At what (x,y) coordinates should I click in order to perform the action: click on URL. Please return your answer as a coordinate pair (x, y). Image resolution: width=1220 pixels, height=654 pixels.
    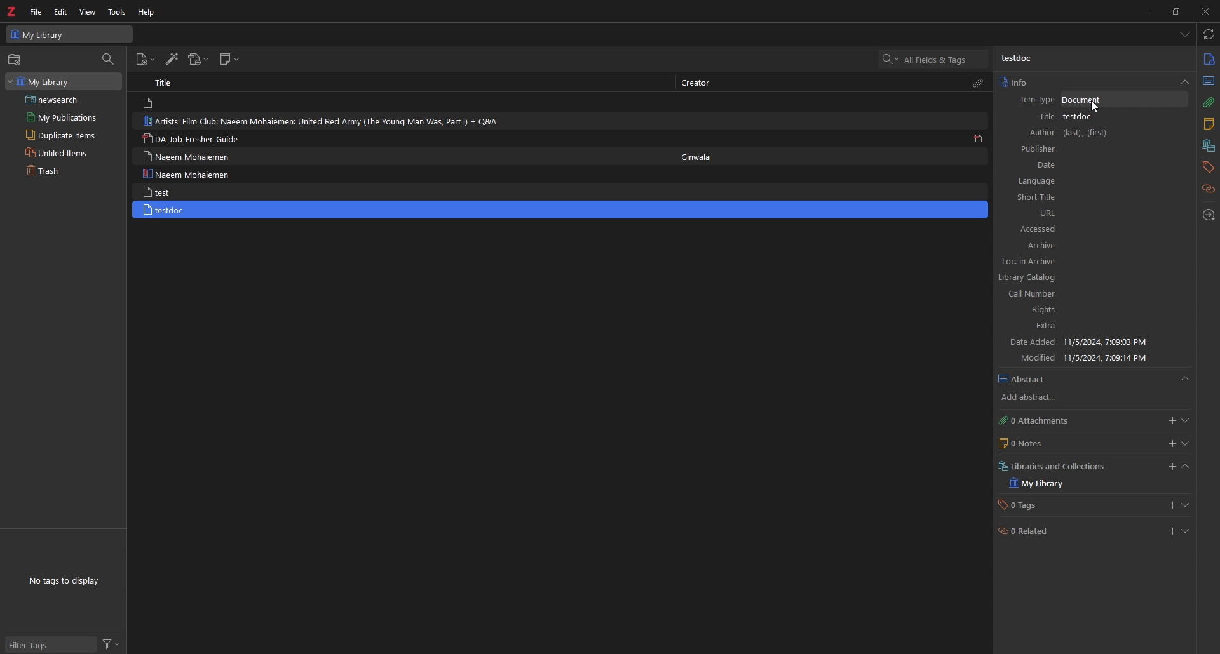
    Looking at the image, I should click on (1092, 213).